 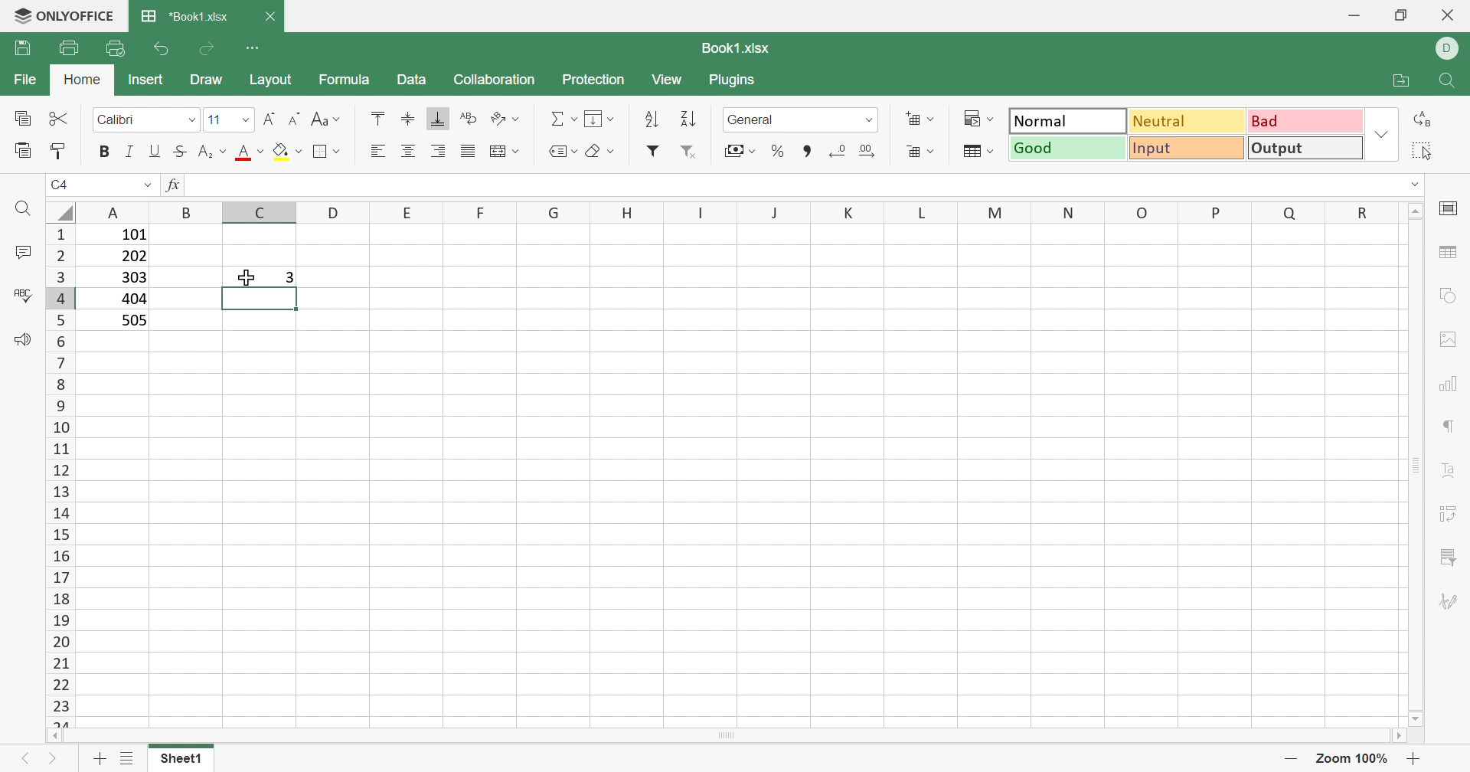 What do you see at coordinates (688, 152) in the screenshot?
I see `Remove Filter` at bounding box center [688, 152].